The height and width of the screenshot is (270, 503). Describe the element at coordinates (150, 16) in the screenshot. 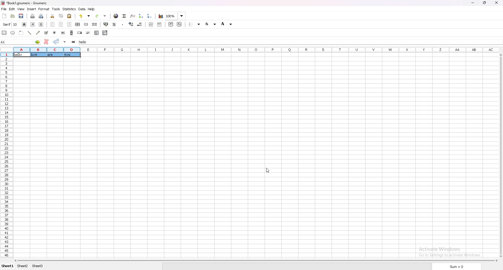

I see `sort descending` at that location.